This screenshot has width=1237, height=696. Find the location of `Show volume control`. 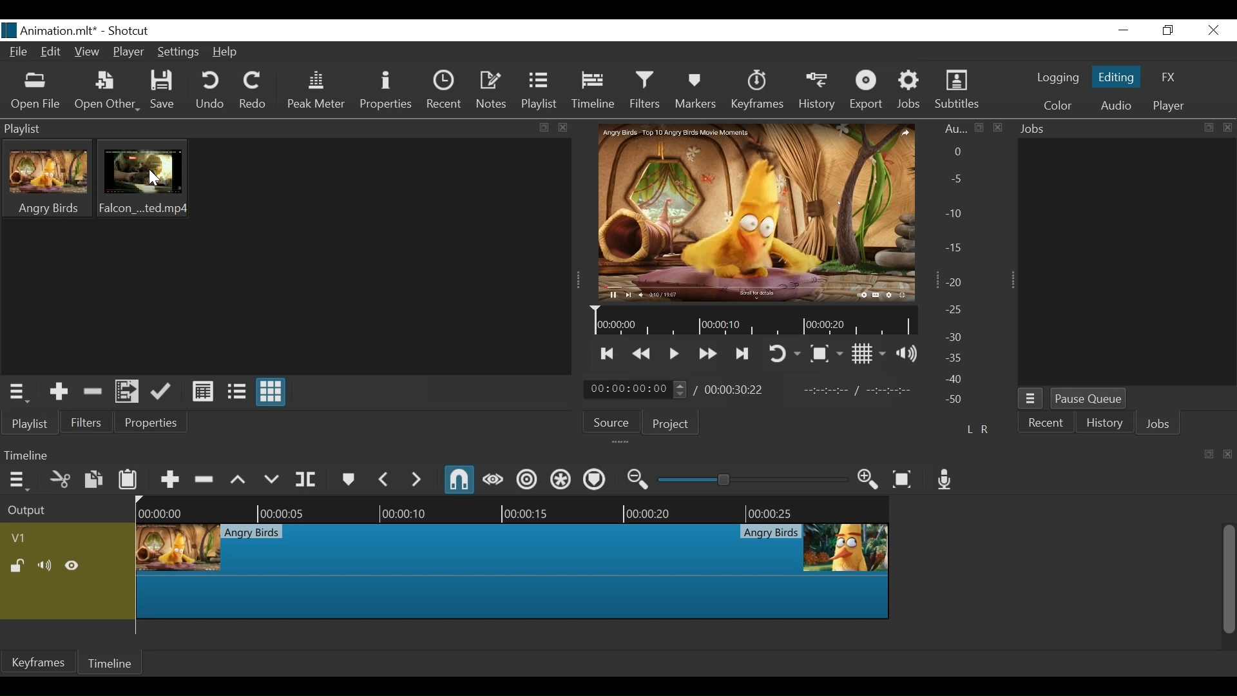

Show volume control is located at coordinates (907, 354).